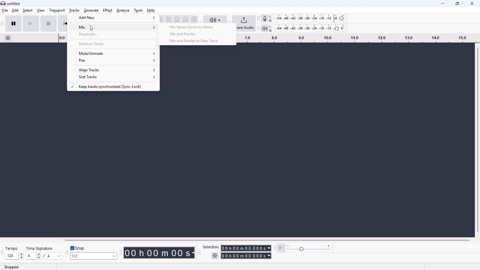  What do you see at coordinates (194, 19) in the screenshot?
I see `Toggle zoom ` at bounding box center [194, 19].